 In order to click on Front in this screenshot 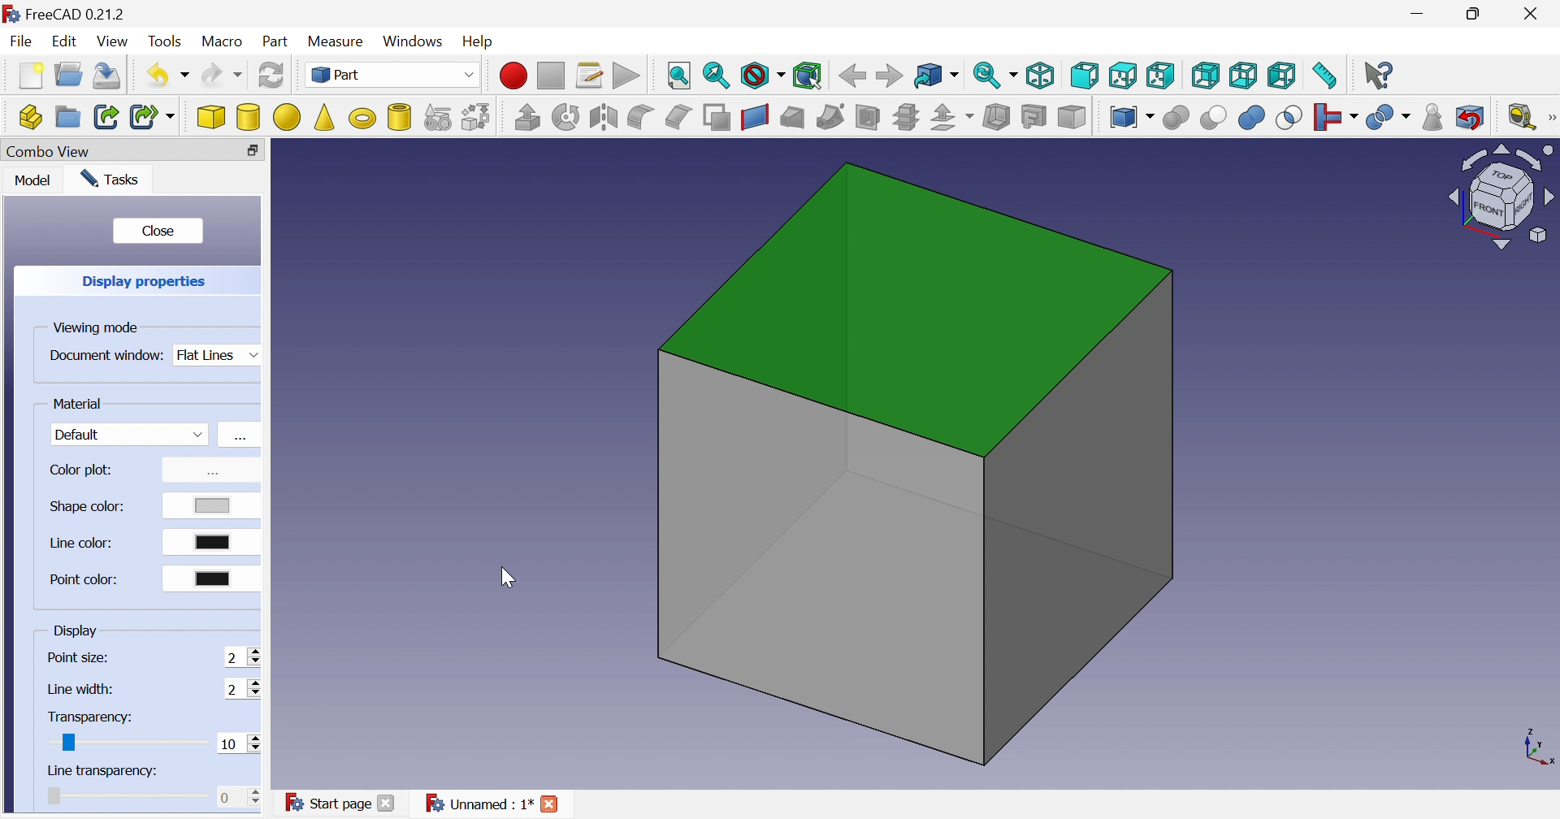, I will do `click(1085, 77)`.